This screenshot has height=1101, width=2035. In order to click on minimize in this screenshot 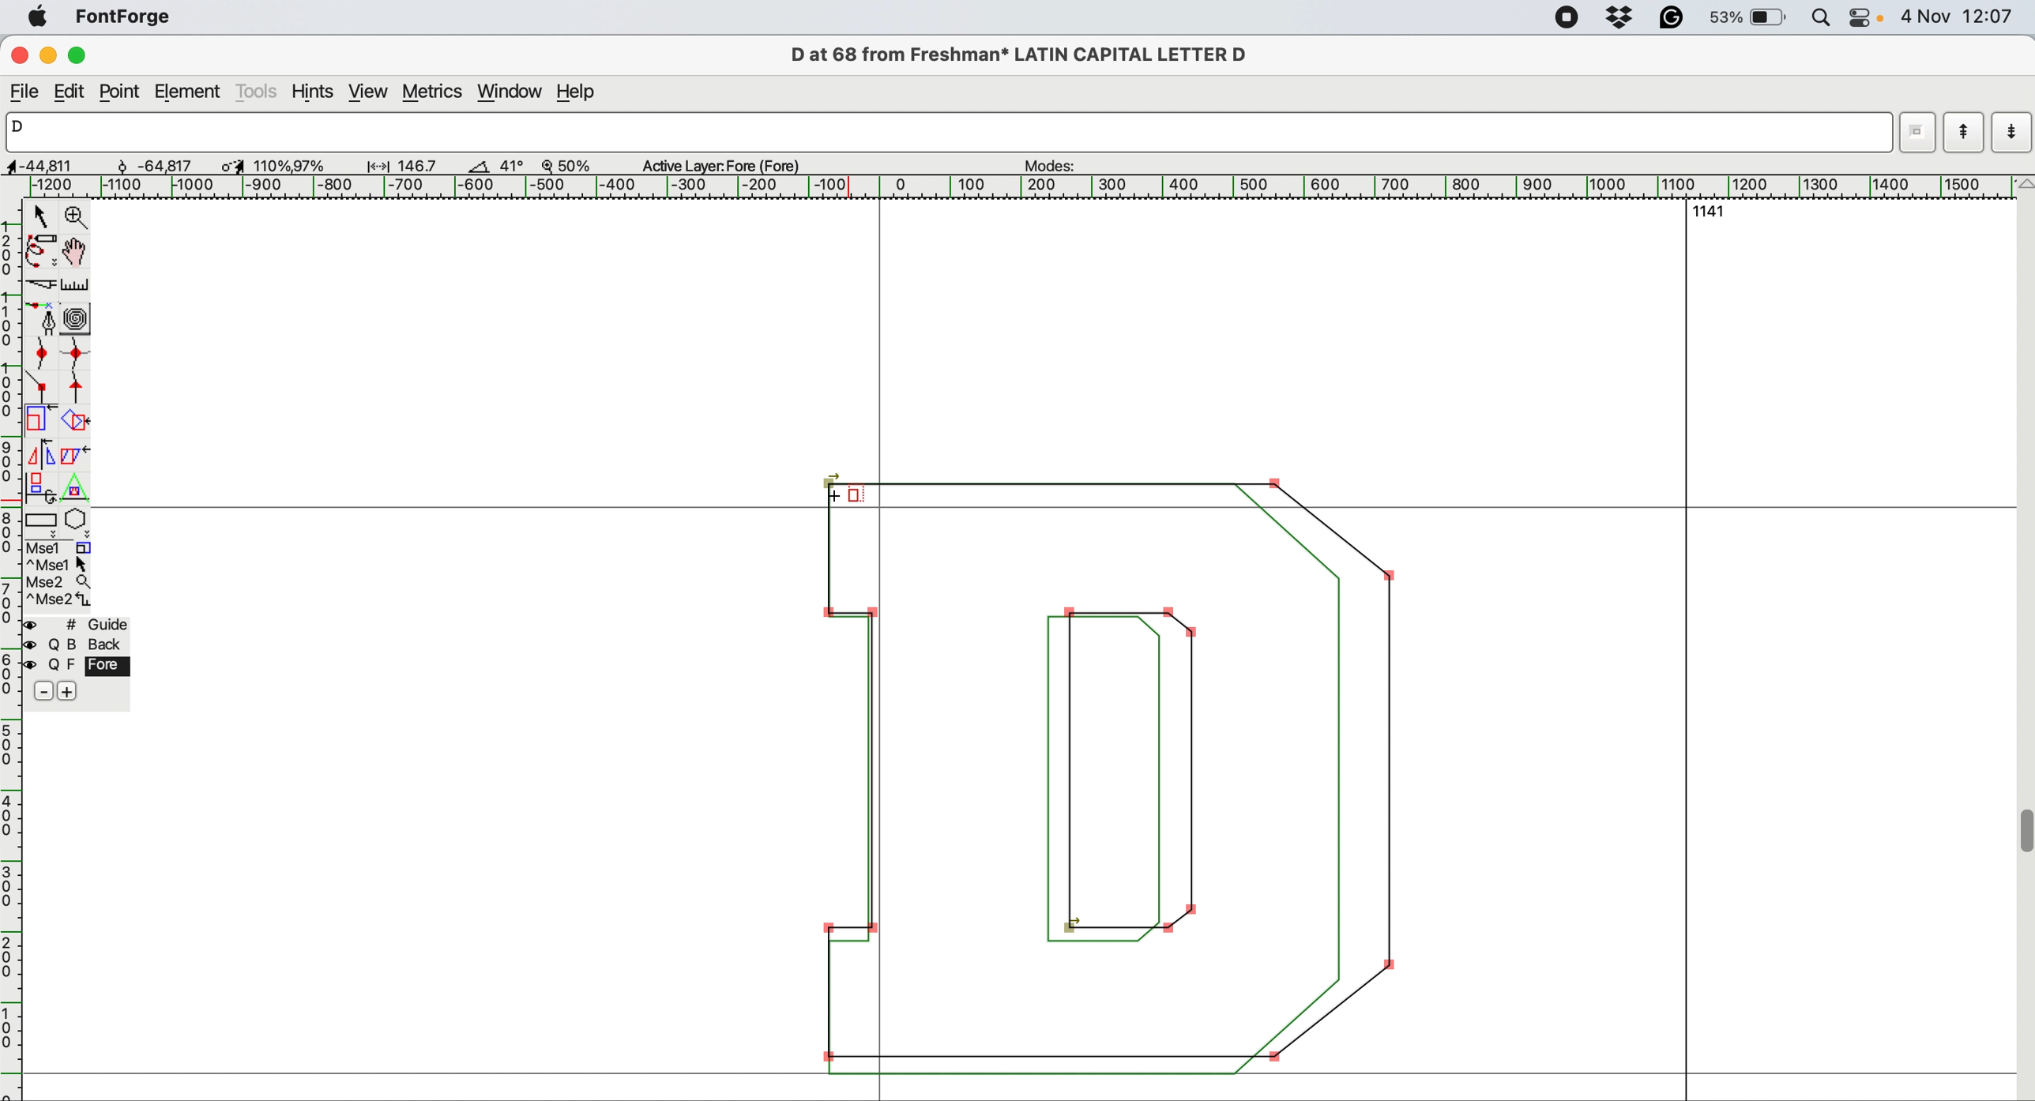, I will do `click(50, 55)`.